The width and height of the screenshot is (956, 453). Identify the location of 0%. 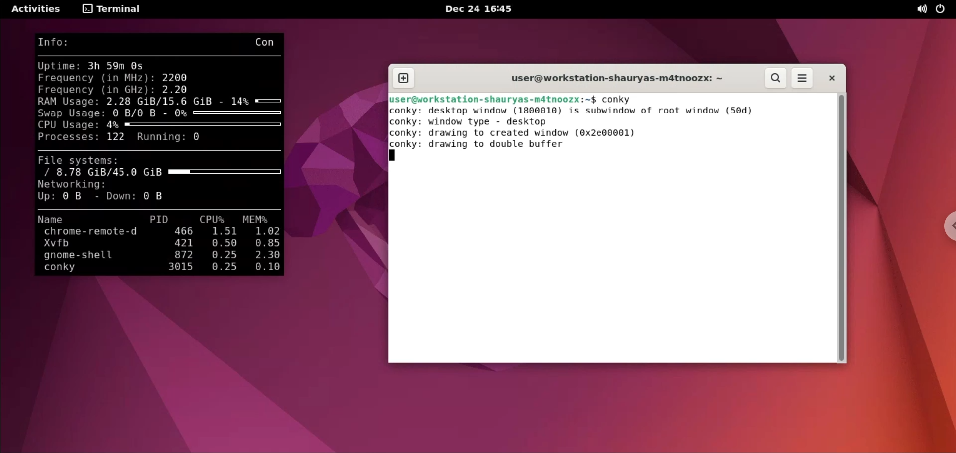
(228, 113).